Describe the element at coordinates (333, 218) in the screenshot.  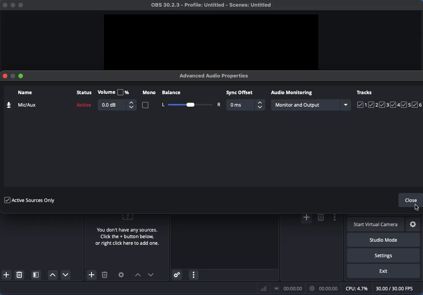
I see `options` at that location.